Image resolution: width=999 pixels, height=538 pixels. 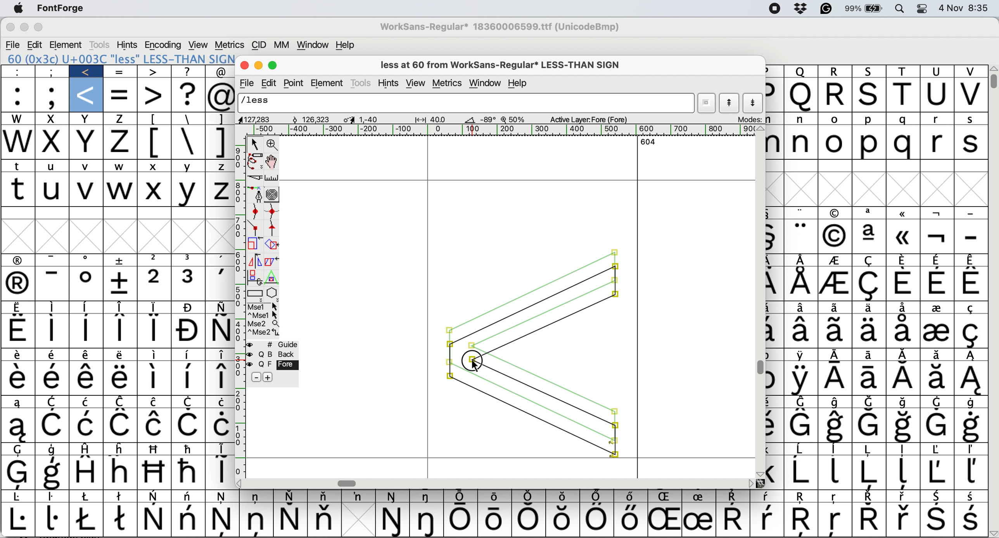 I want to click on Symbol, so click(x=937, y=497).